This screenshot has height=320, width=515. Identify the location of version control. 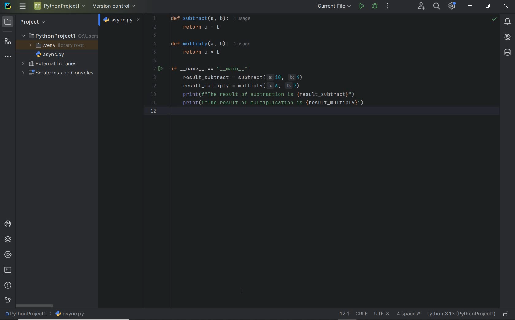
(7, 301).